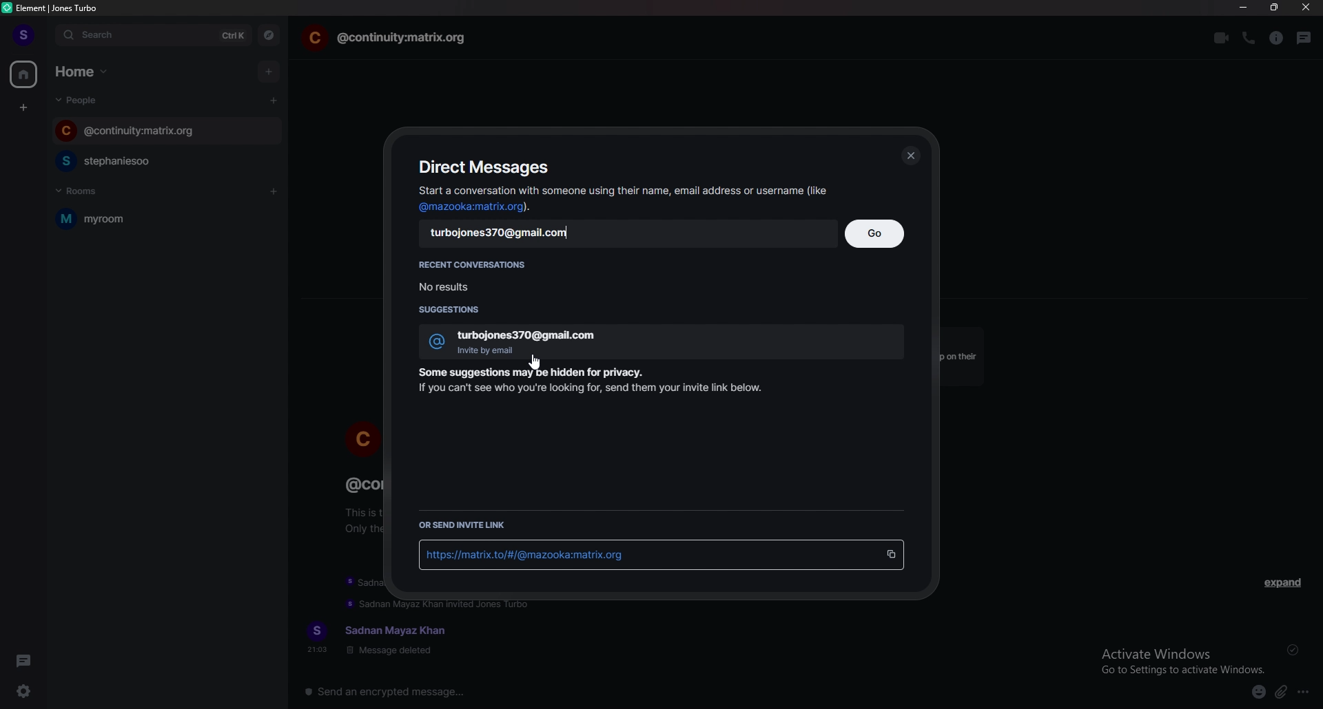 The height and width of the screenshot is (709, 1323). Describe the element at coordinates (24, 109) in the screenshot. I see `create space` at that location.